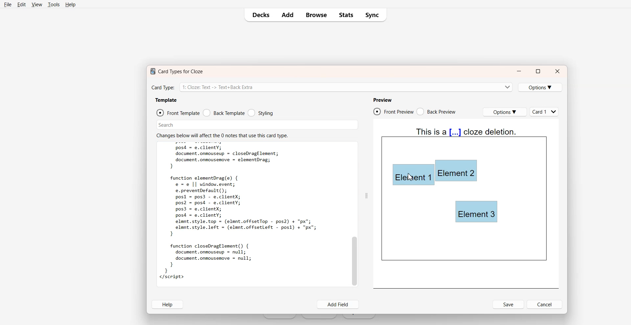 Image resolution: width=631 pixels, height=325 pixels. What do you see at coordinates (354, 214) in the screenshot?
I see `Vertical Scroll Bar ` at bounding box center [354, 214].